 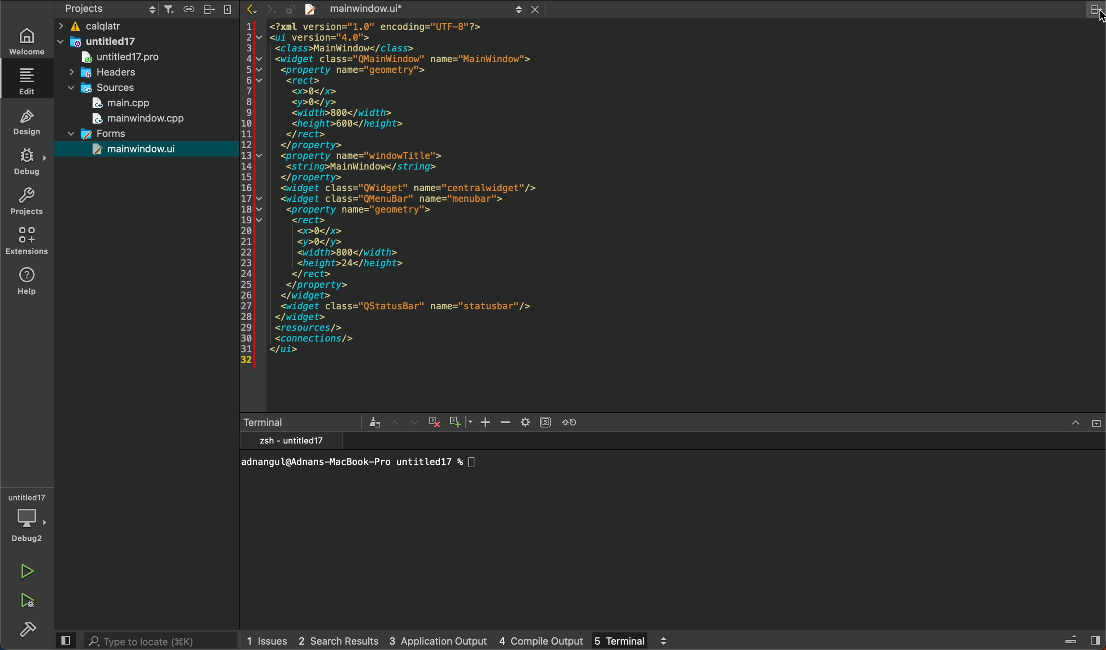 I want to click on projects, so click(x=28, y=200).